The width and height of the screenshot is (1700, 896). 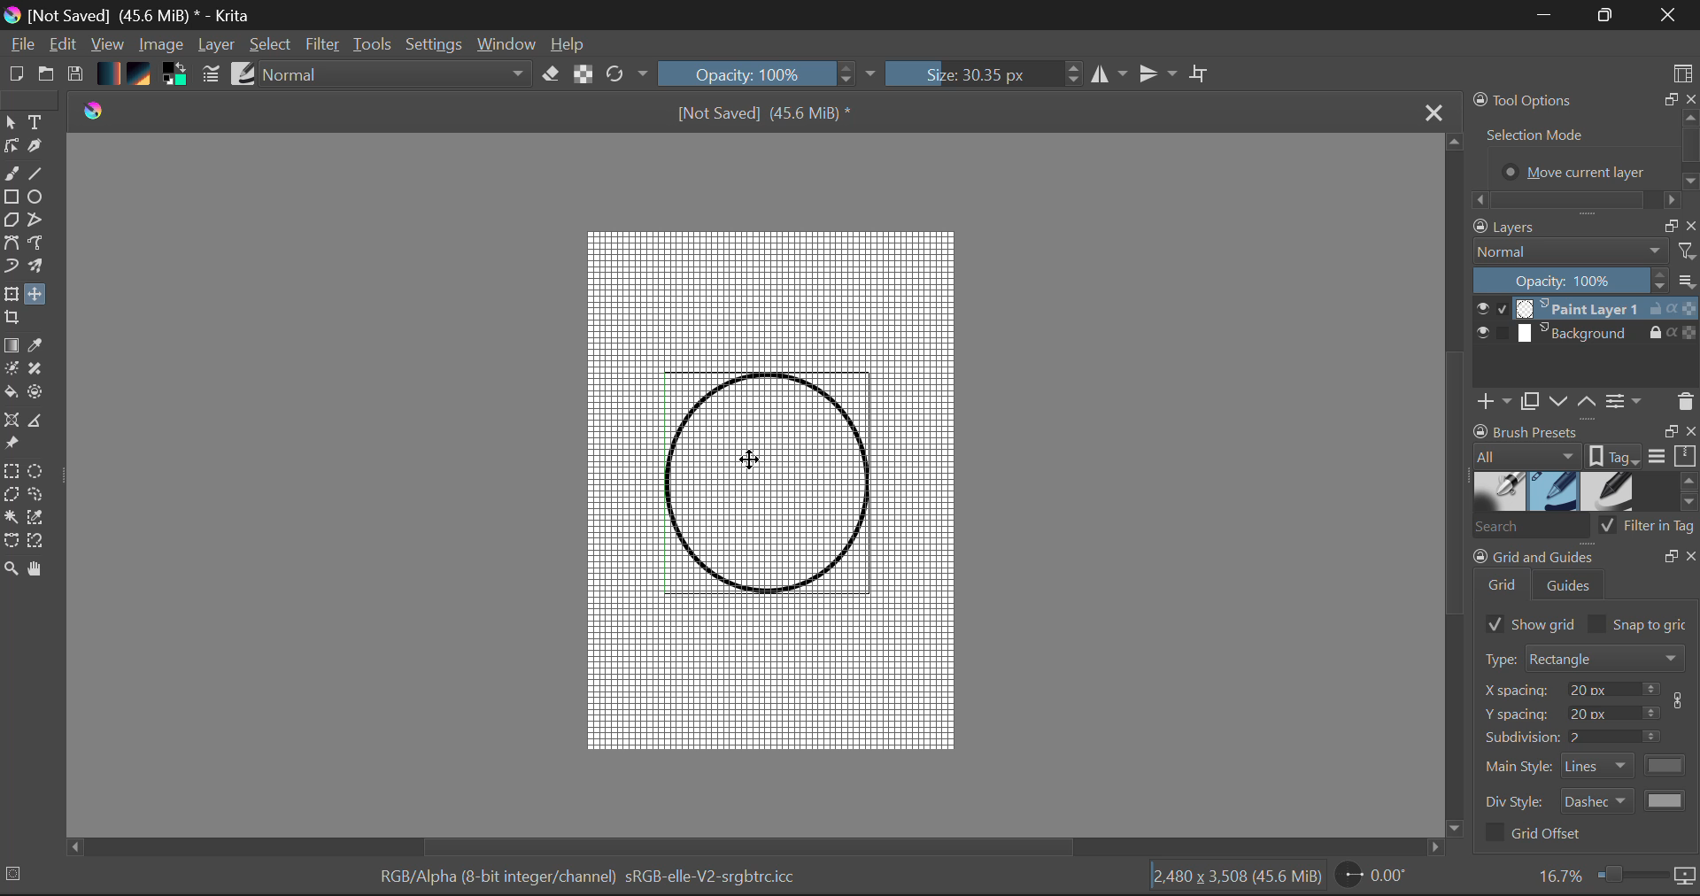 I want to click on Filter, so click(x=321, y=45).